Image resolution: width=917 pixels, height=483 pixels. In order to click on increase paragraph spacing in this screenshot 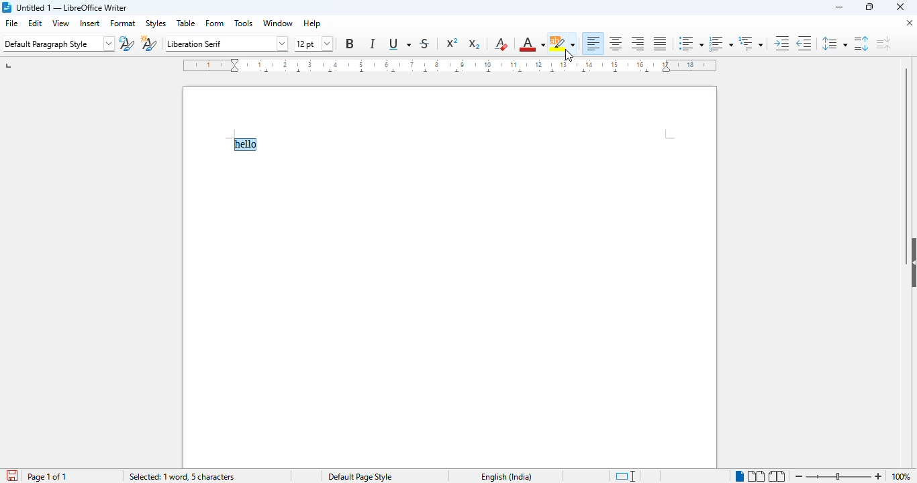, I will do `click(860, 44)`.